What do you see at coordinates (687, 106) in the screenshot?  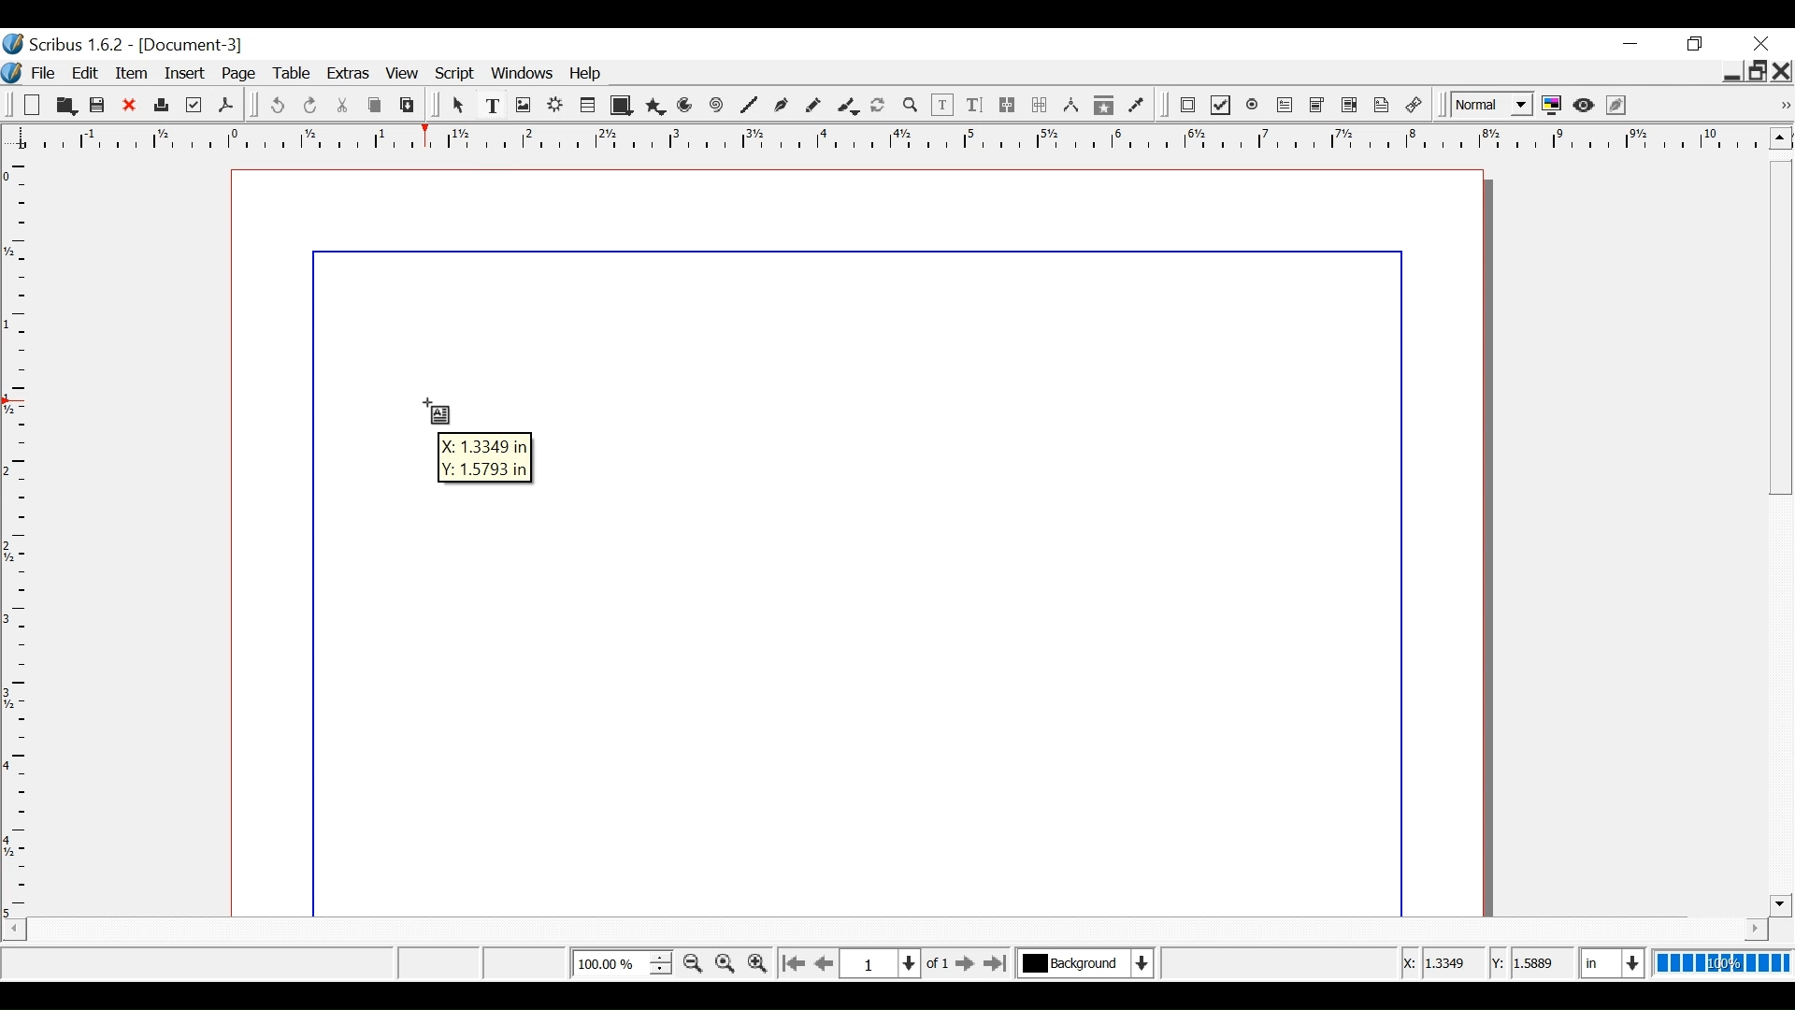 I see `Arc` at bounding box center [687, 106].